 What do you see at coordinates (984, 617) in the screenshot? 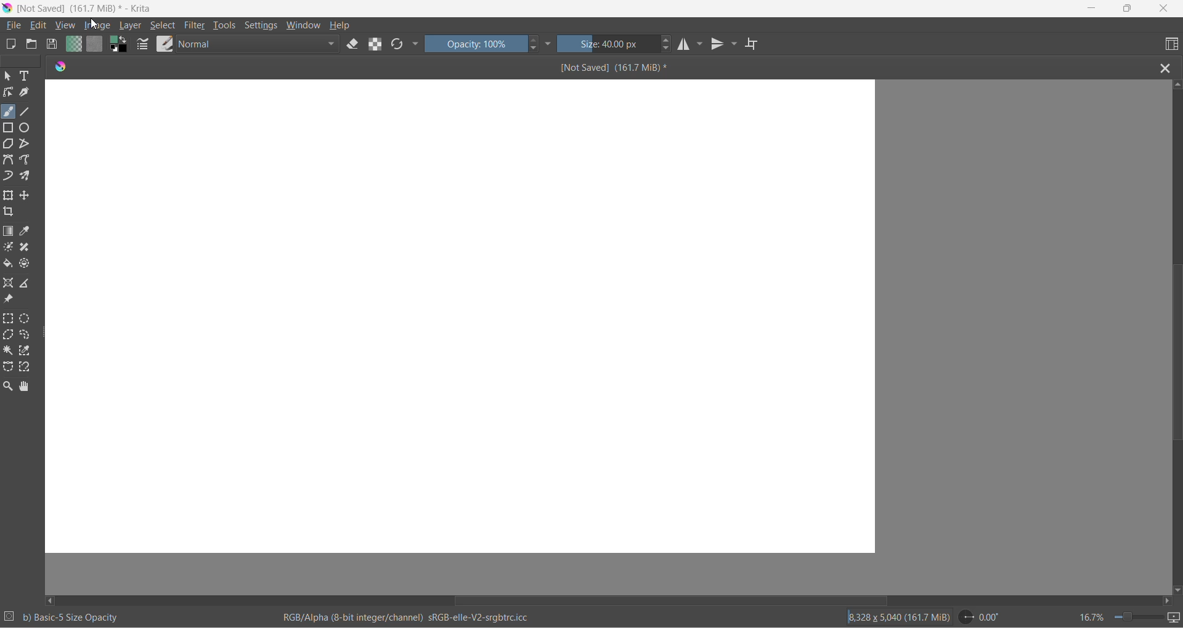
I see `rotation` at bounding box center [984, 617].